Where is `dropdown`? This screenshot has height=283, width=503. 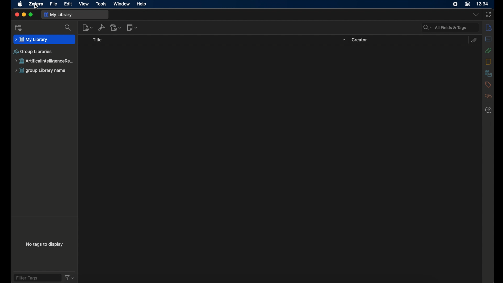
dropdown is located at coordinates (475, 15).